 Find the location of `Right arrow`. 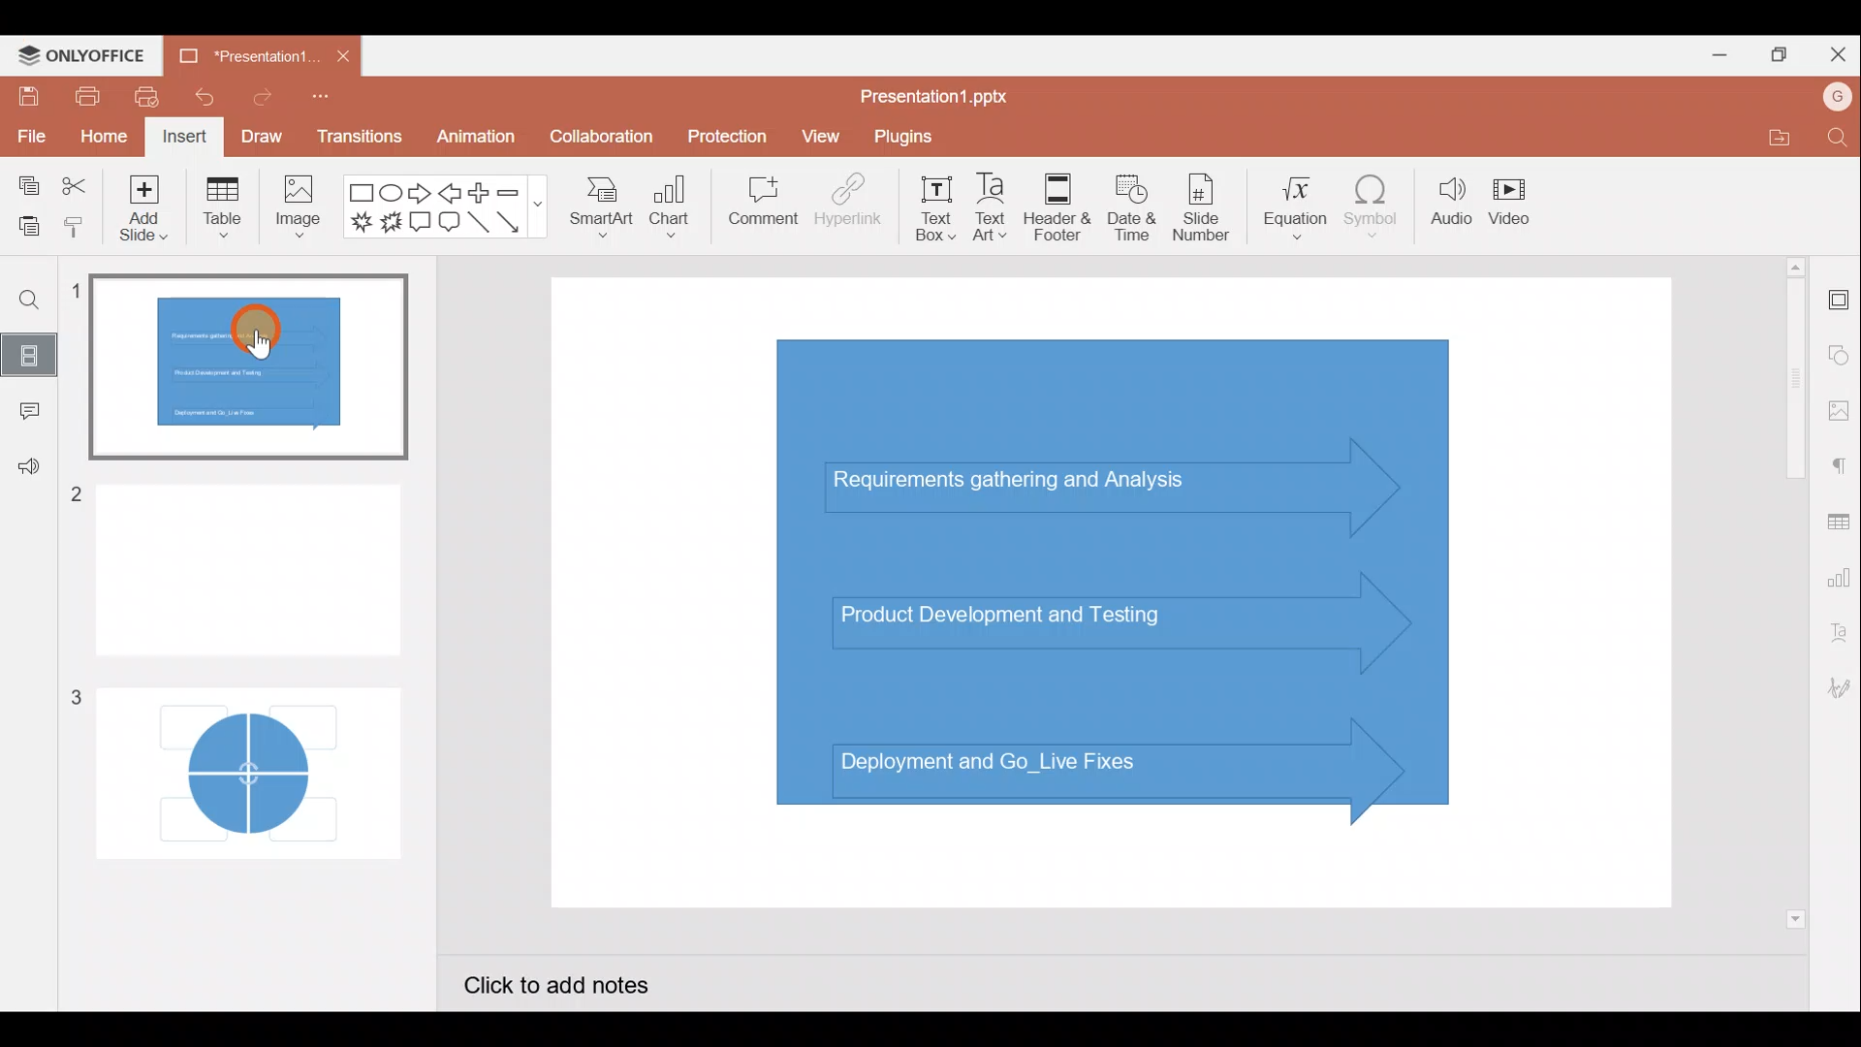

Right arrow is located at coordinates (421, 195).